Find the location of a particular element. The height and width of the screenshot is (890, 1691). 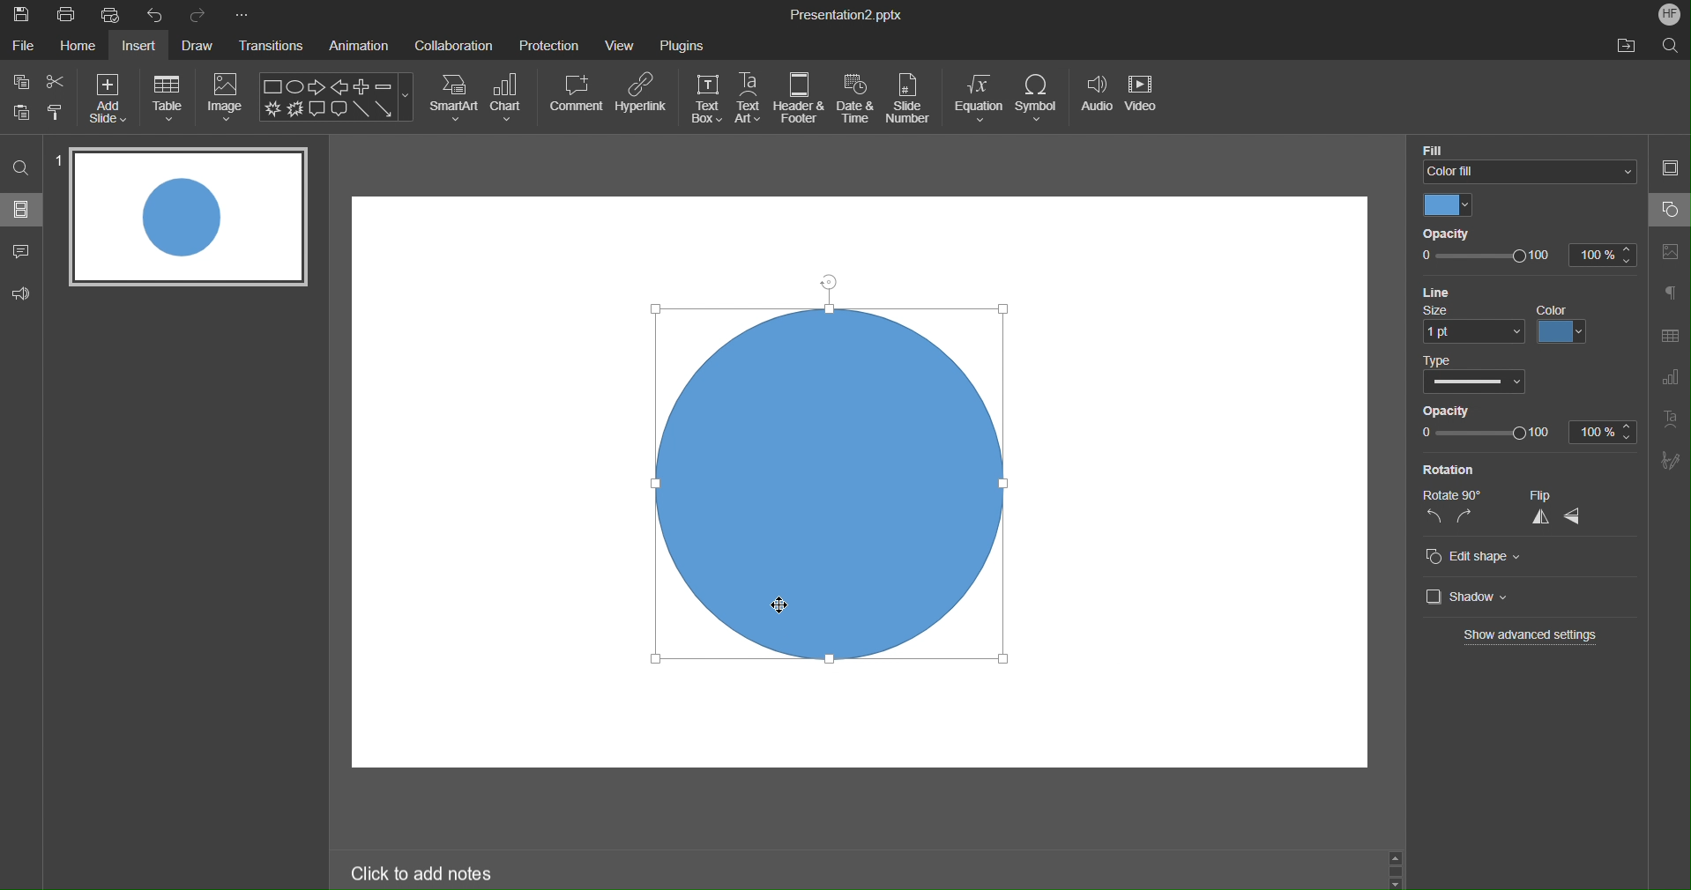

Edit shape is located at coordinates (1474, 558).